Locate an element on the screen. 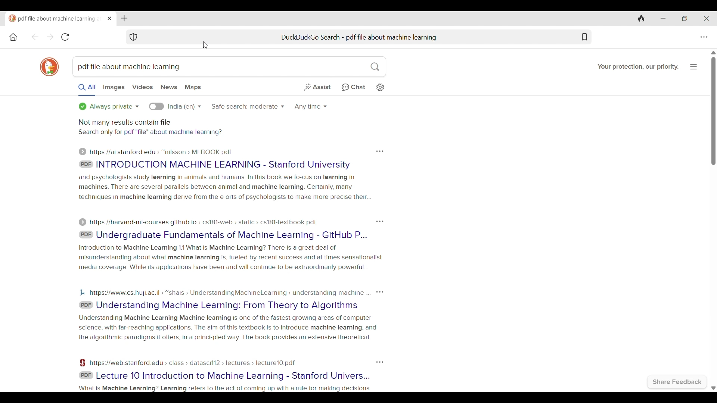 Image resolution: width=717 pixels, height=403 pixels. Understanding Machine Learning Machine learning is one of the fastest growing areas of computerscience, with far-reaching applications. The aim of this textbook is to introduce machine learning, andthe algorithmic paradigms it offers, in a princi-pled way. The book provides an extensive theoretical... is located at coordinates (229, 328).